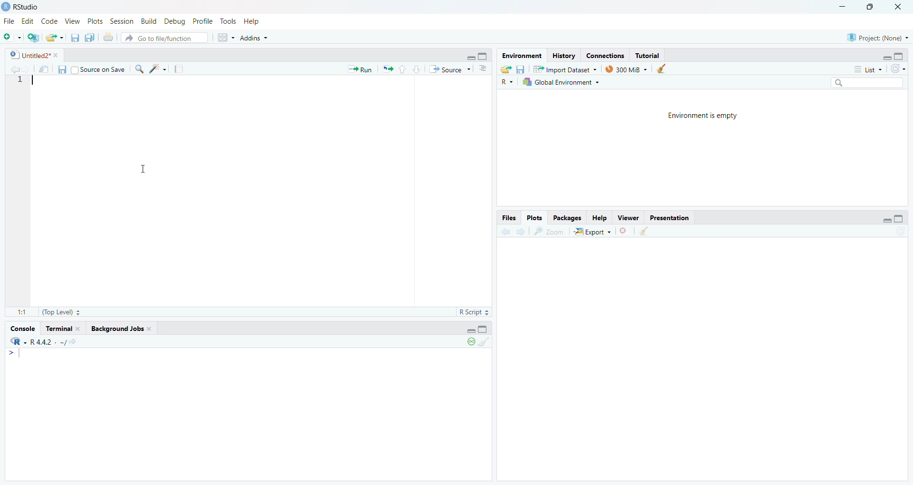 This screenshot has width=913, height=485. I want to click on typing cursor, so click(19, 354).